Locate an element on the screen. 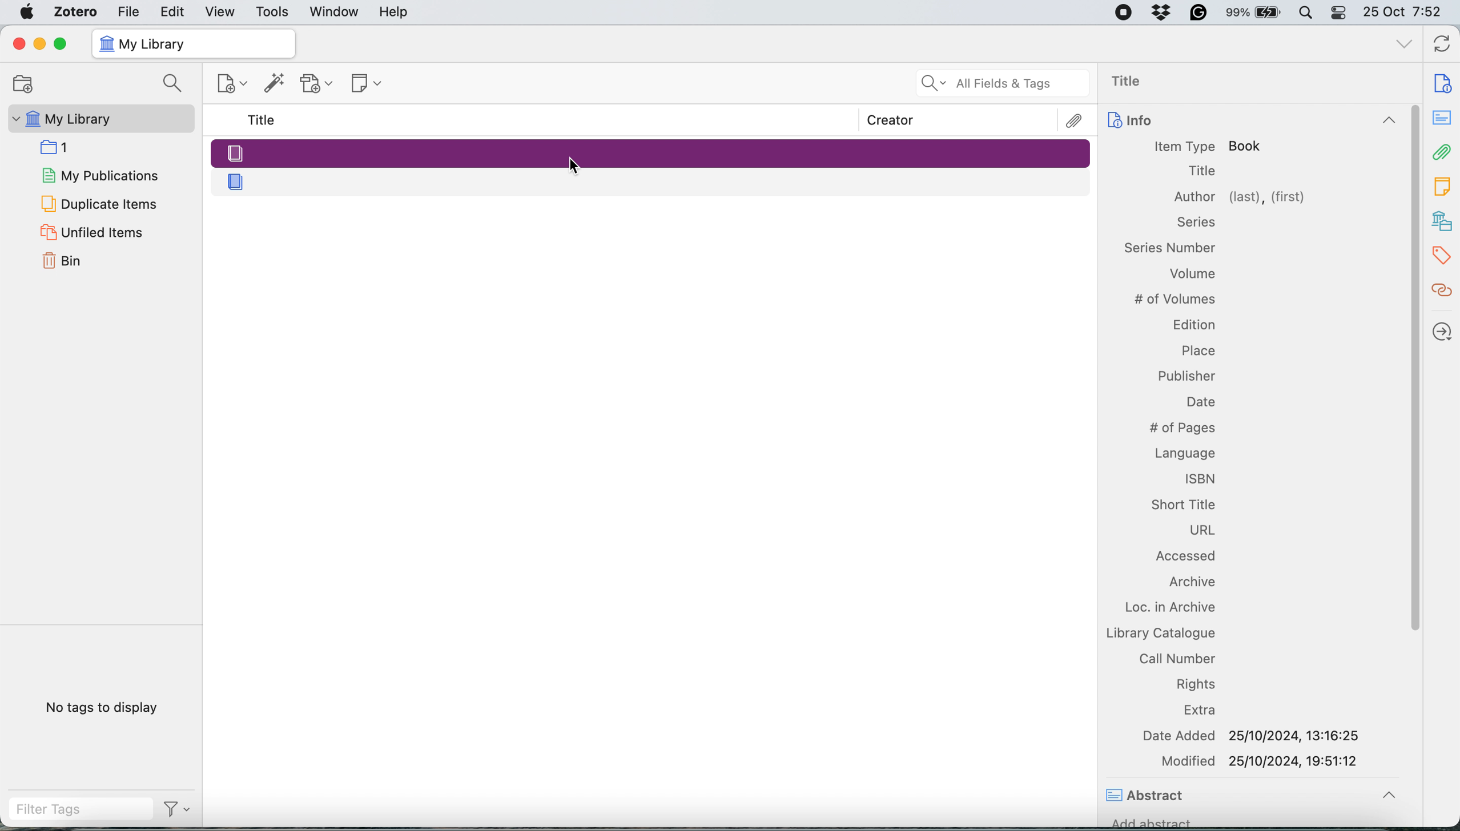 This screenshot has height=831, width=1460. Add Attachment is located at coordinates (317, 84).